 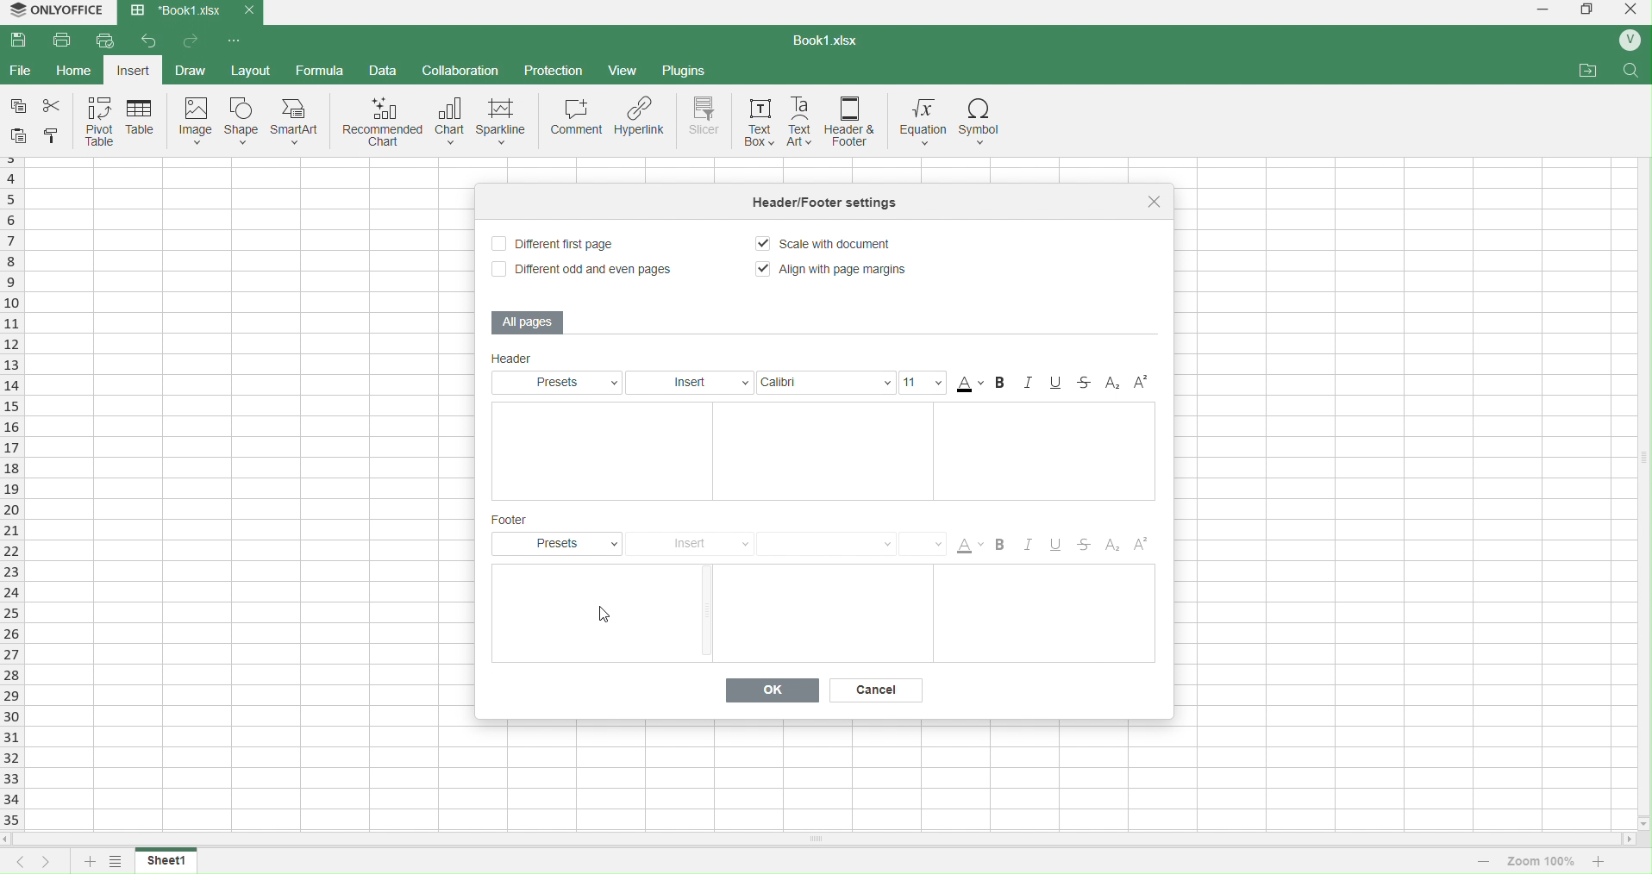 What do you see at coordinates (829, 612) in the screenshot?
I see `Text Boxes` at bounding box center [829, 612].